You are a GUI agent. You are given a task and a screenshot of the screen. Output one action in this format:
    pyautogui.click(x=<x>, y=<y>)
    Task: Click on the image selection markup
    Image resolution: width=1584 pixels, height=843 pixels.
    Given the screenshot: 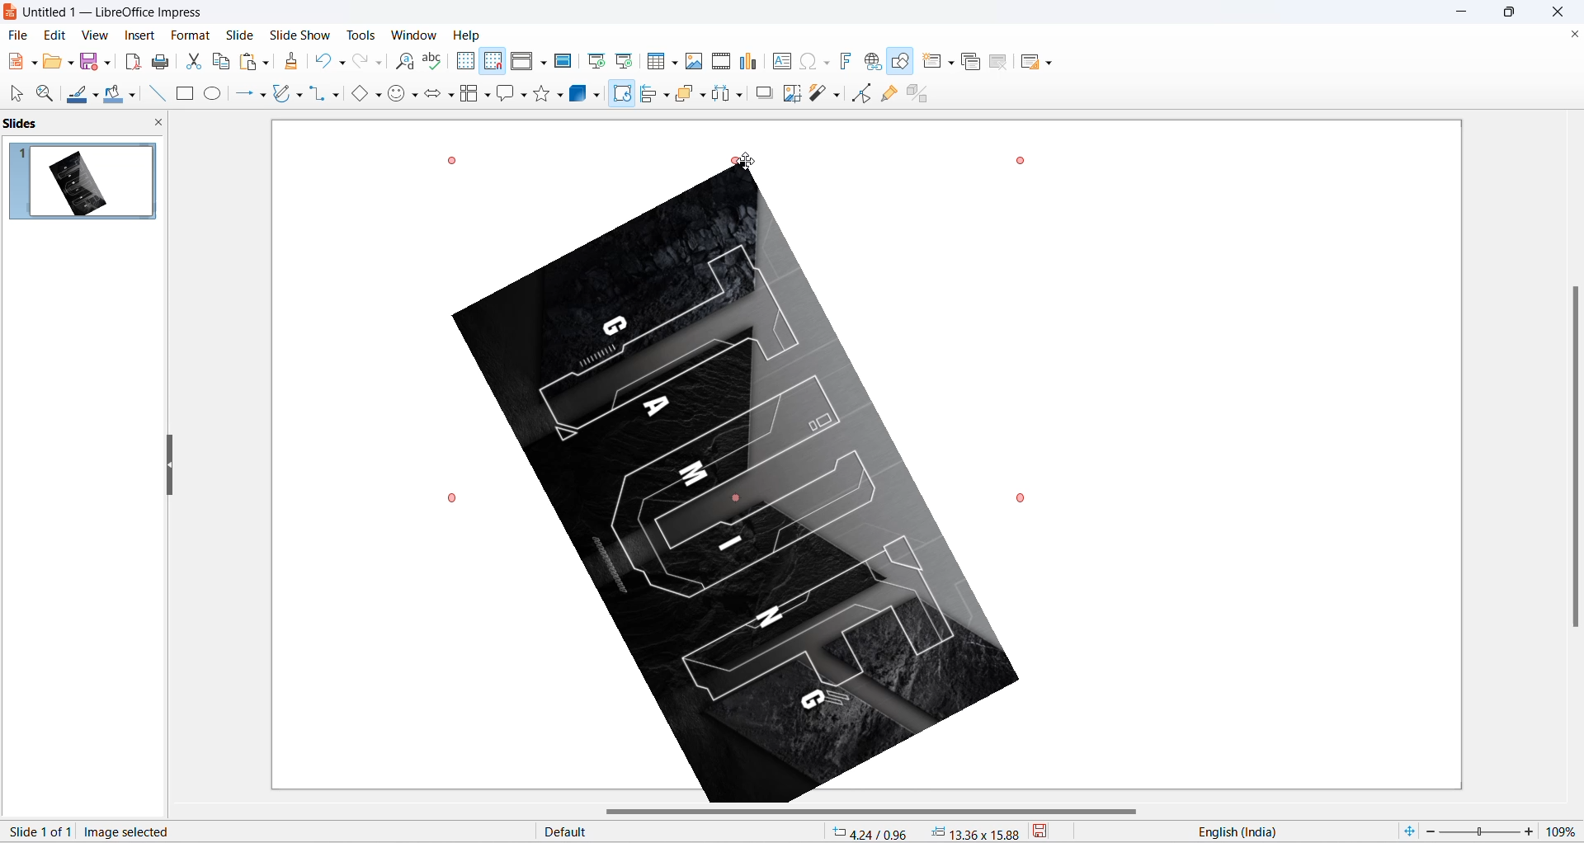 What is the action you would take?
    pyautogui.click(x=1021, y=496)
    